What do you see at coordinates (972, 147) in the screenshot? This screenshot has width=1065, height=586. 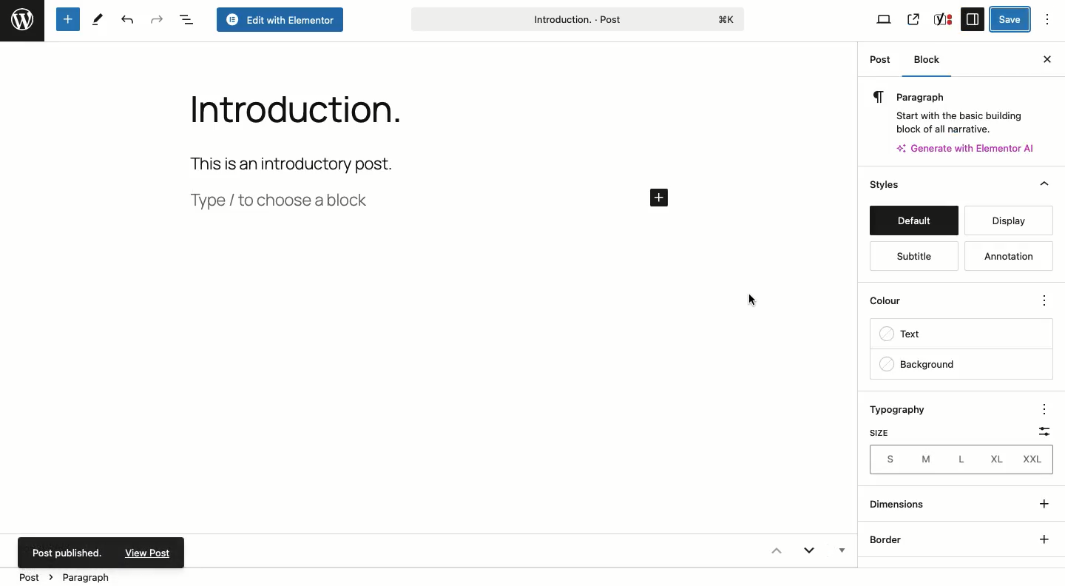 I see `Generate with AI` at bounding box center [972, 147].